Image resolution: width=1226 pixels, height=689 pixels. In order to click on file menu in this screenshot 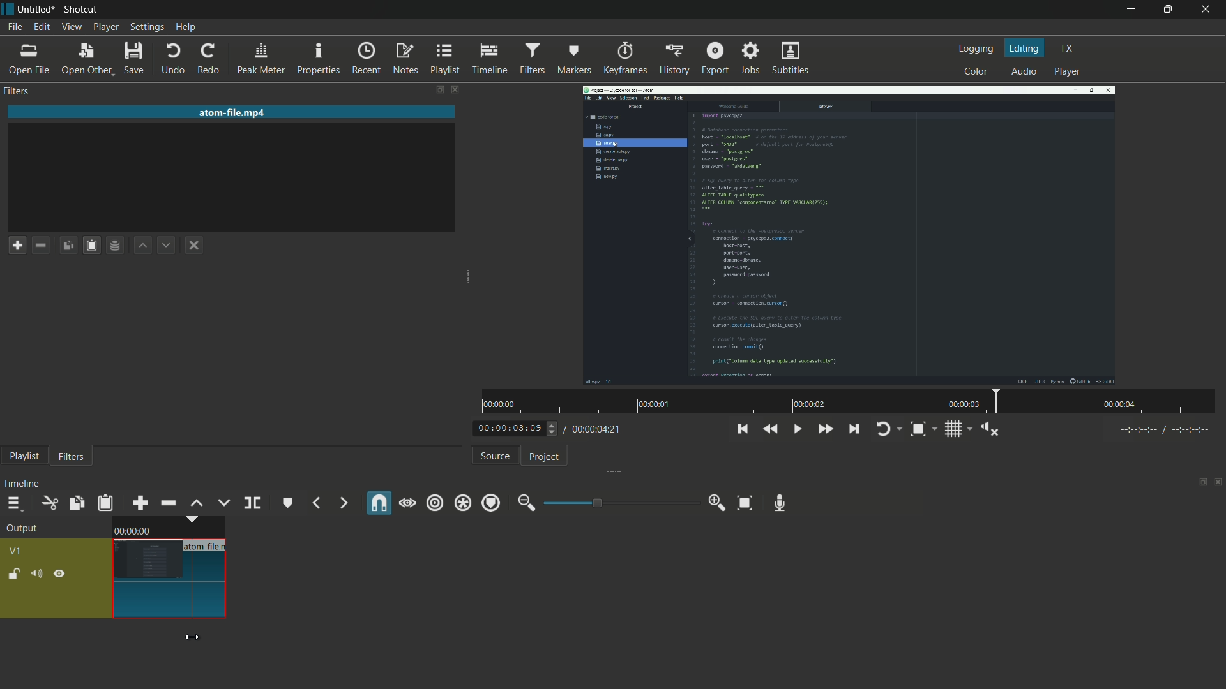, I will do `click(15, 27)`.